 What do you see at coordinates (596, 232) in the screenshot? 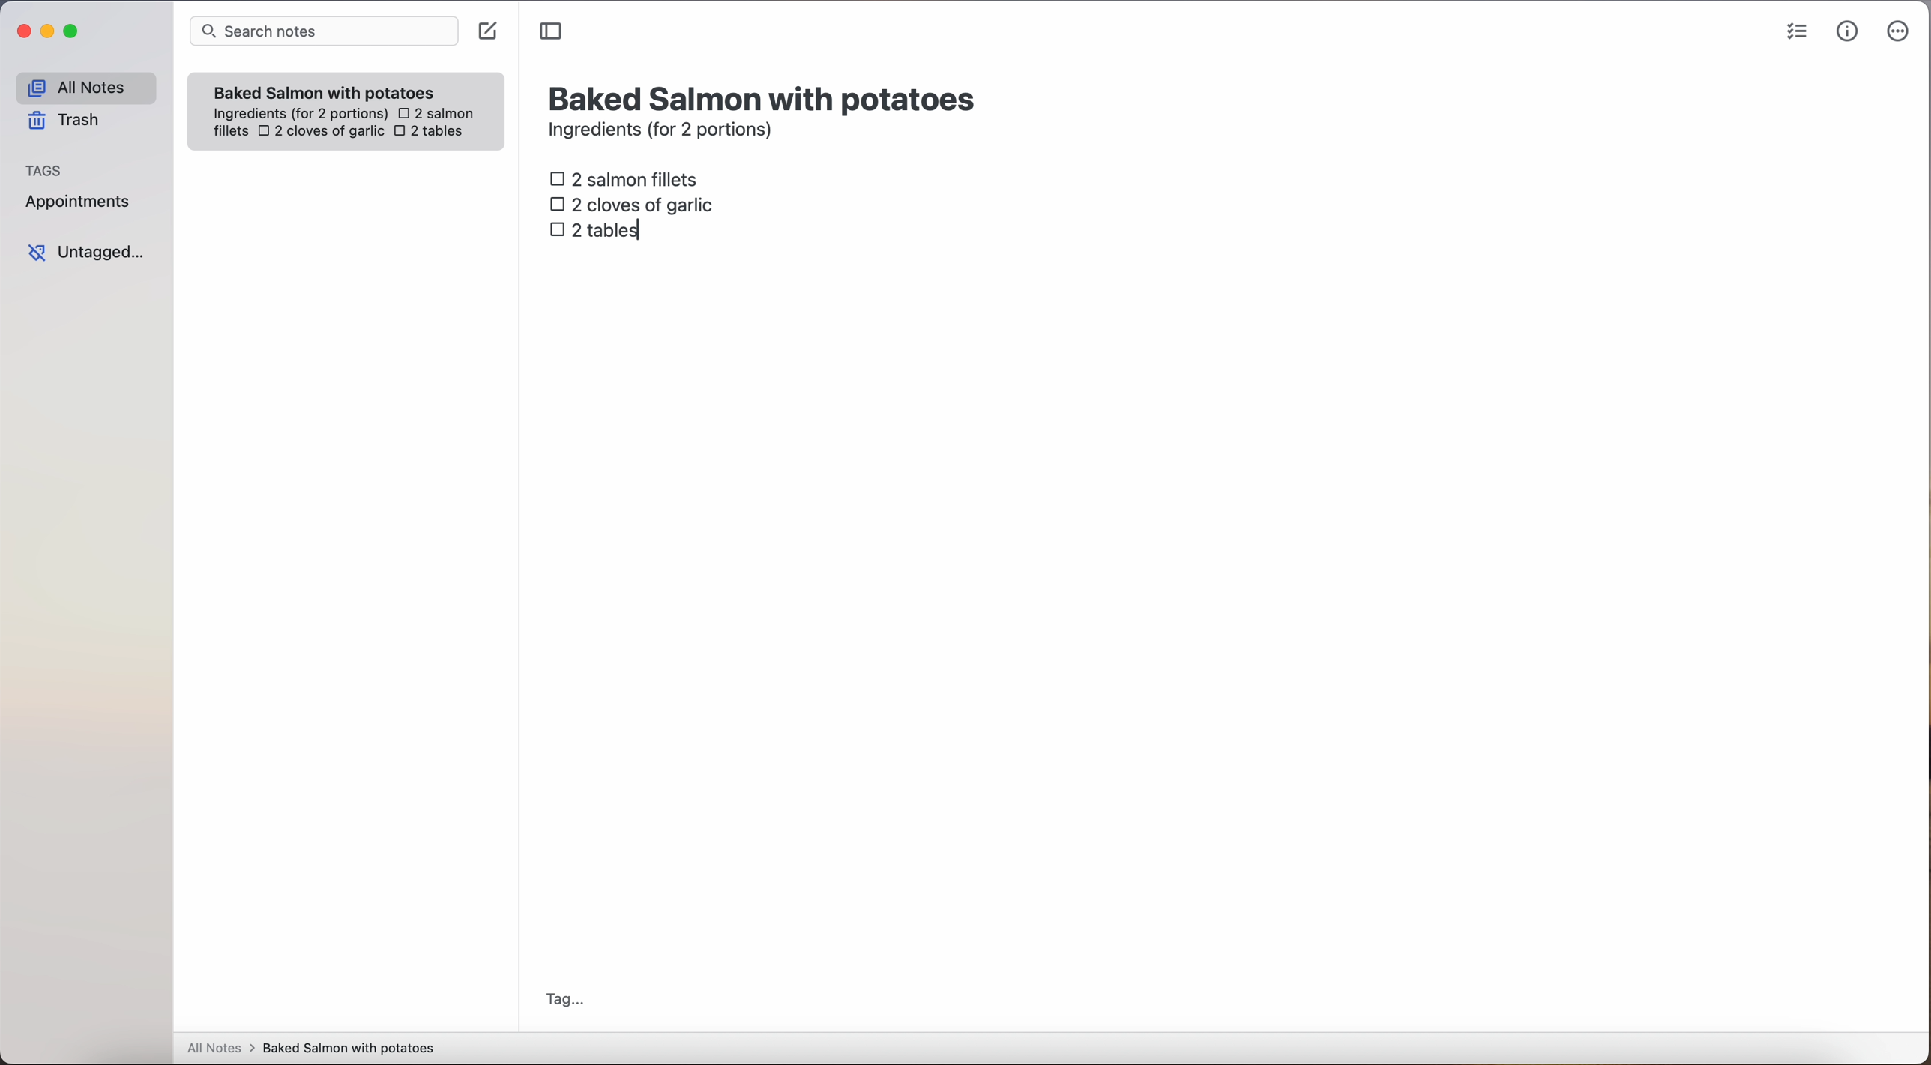
I see `2 tables` at bounding box center [596, 232].